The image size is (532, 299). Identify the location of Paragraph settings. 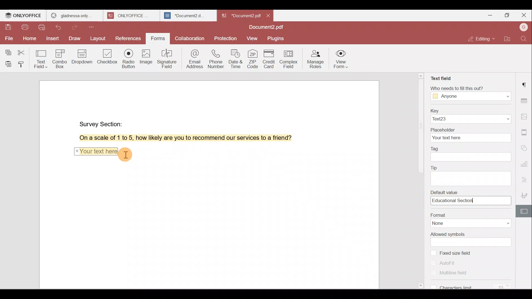
(525, 84).